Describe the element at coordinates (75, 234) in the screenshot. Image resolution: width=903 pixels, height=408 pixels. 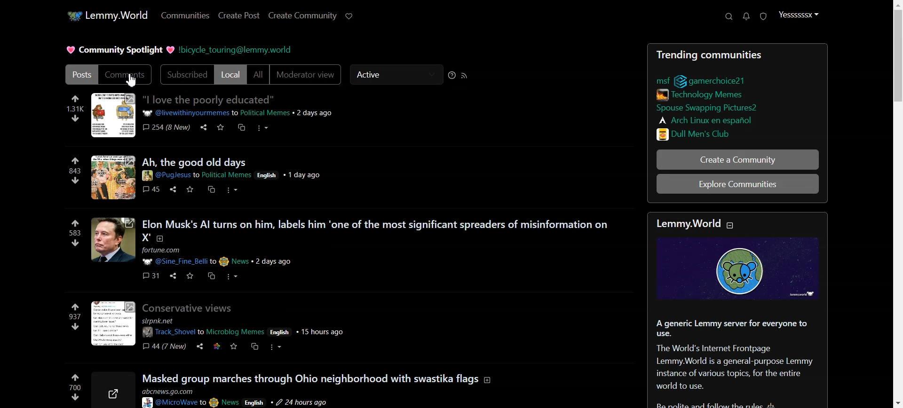
I see `583` at that location.